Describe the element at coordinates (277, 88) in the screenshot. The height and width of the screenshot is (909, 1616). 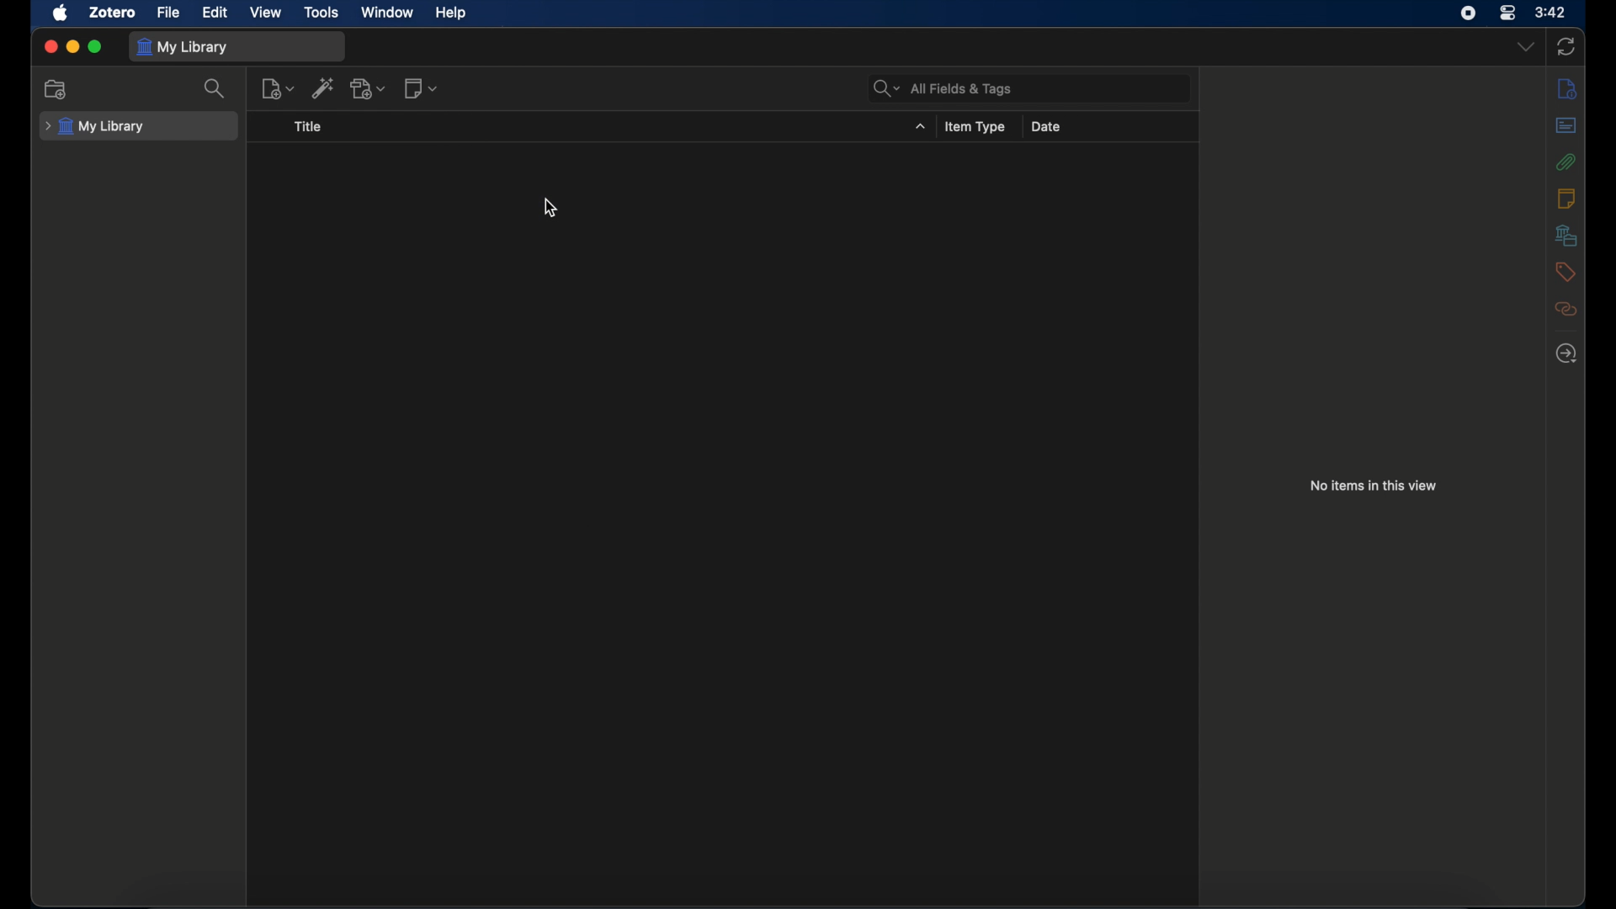
I see `new item` at that location.